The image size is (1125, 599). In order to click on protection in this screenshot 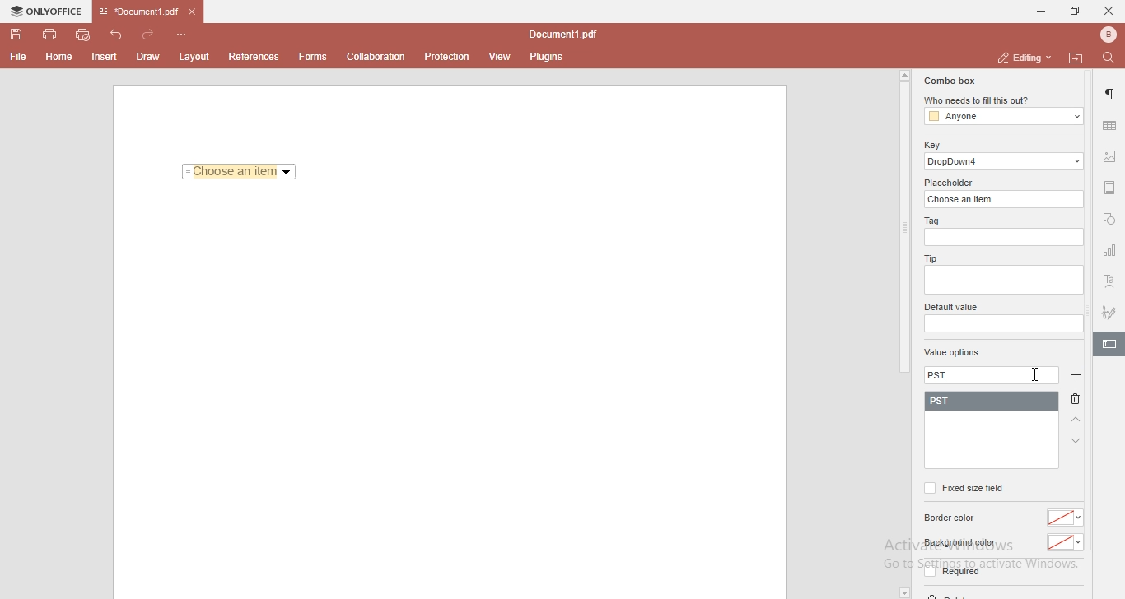, I will do `click(447, 56)`.